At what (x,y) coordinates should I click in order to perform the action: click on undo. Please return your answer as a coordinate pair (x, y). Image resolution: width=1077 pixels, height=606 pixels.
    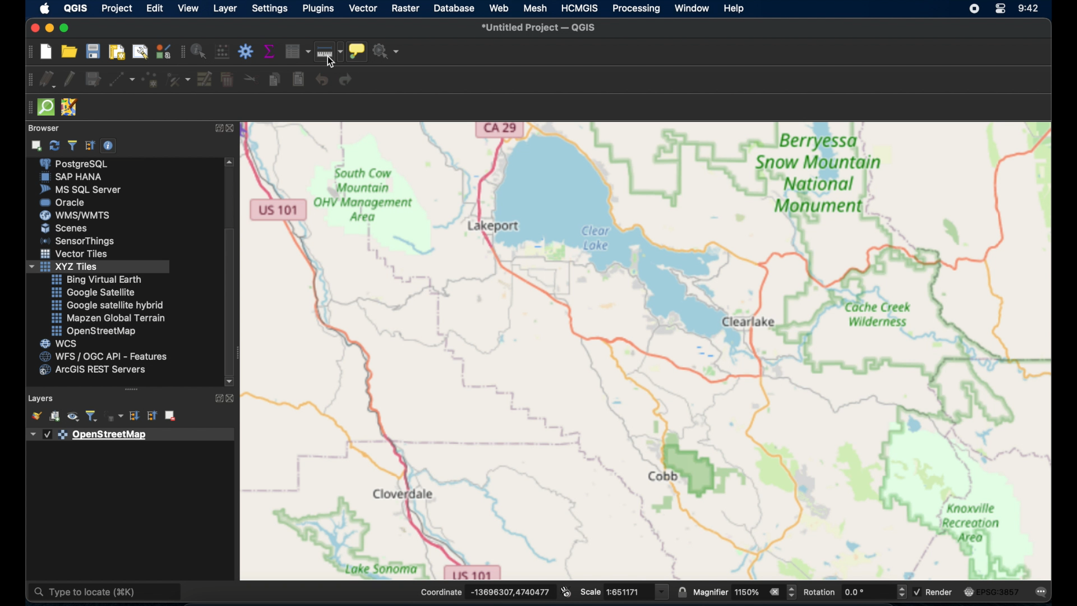
    Looking at the image, I should click on (319, 80).